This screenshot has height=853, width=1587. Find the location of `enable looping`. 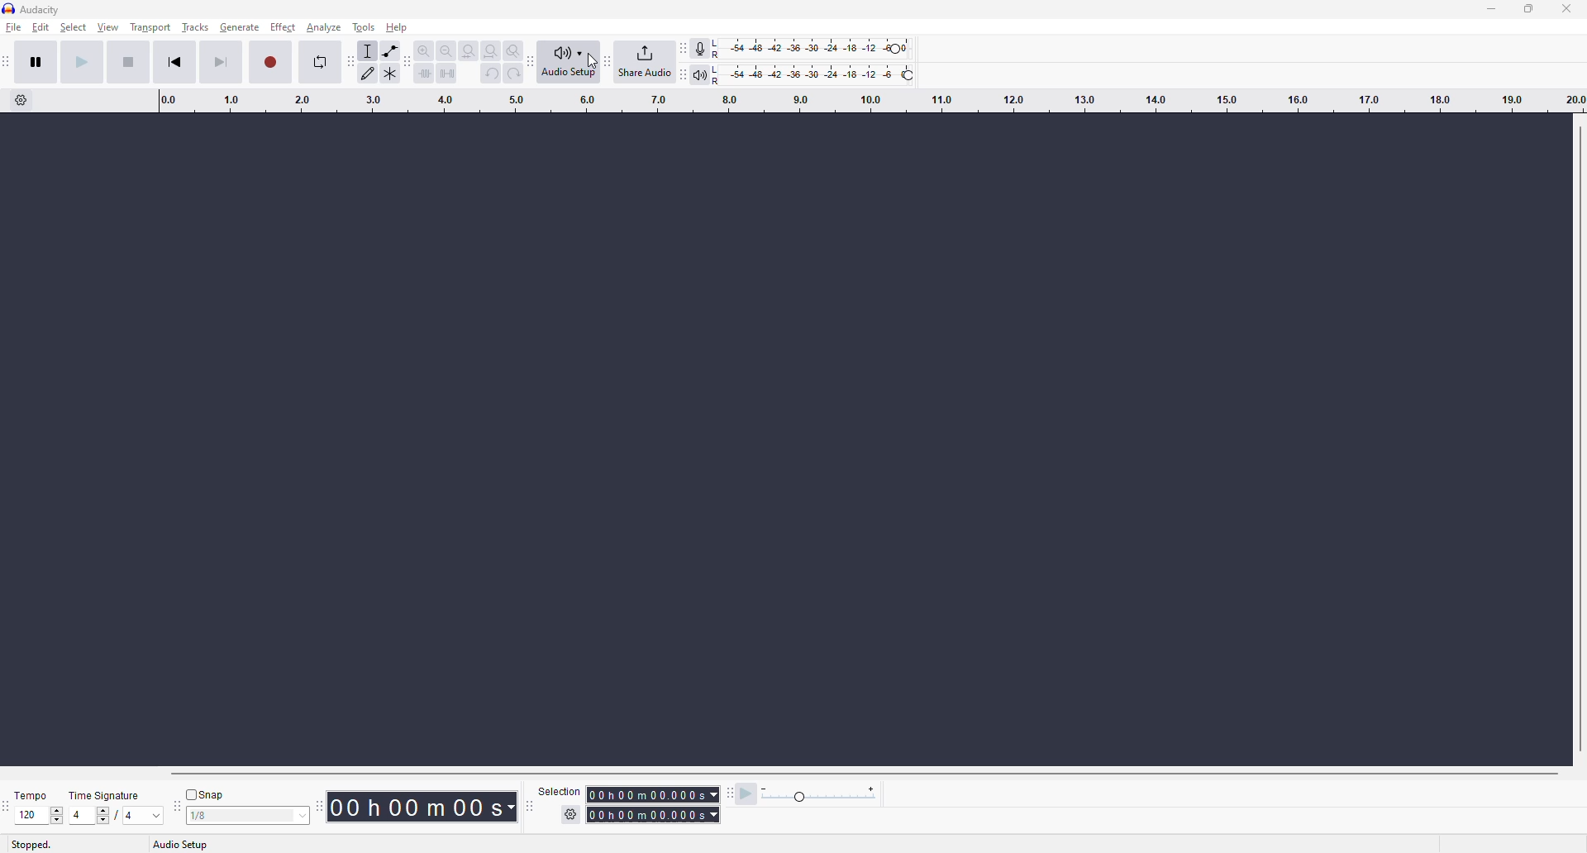

enable looping is located at coordinates (317, 63).